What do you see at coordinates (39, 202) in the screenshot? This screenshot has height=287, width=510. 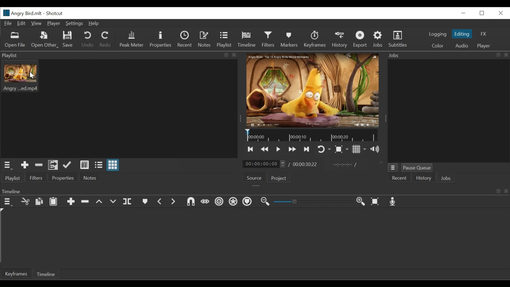 I see `Copy` at bounding box center [39, 202].